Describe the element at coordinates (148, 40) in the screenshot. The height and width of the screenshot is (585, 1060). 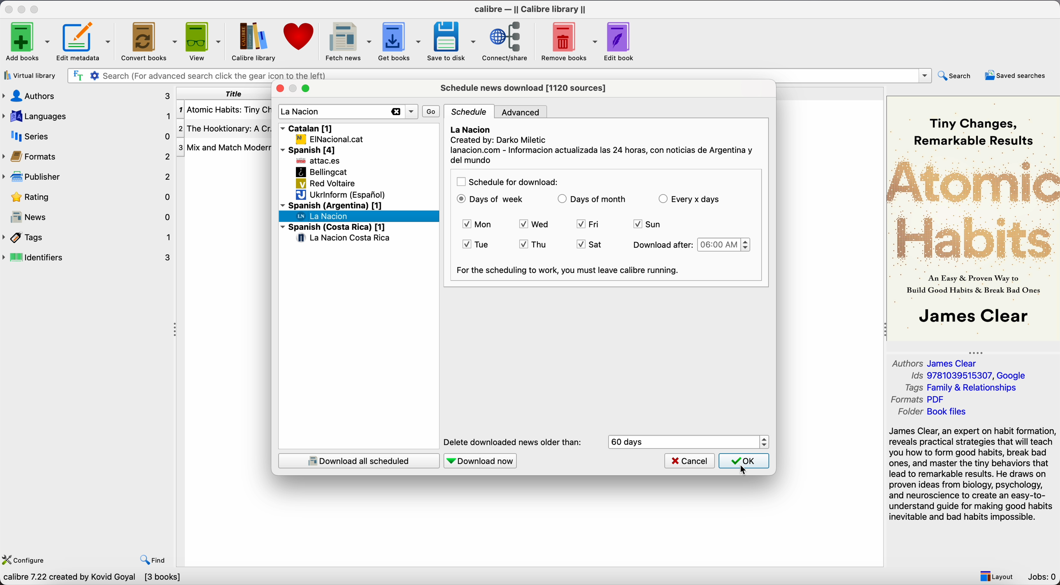
I see `convert books` at that location.